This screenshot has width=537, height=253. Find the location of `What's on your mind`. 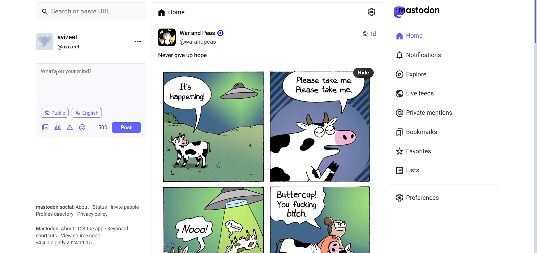

What's on your mind is located at coordinates (89, 85).